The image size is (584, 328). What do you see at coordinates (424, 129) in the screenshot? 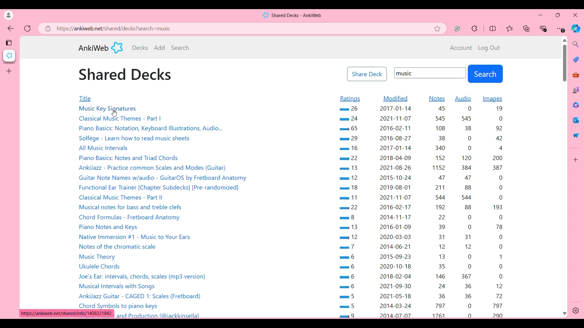
I see `— 65 2016-02-11 108 38 92` at bounding box center [424, 129].